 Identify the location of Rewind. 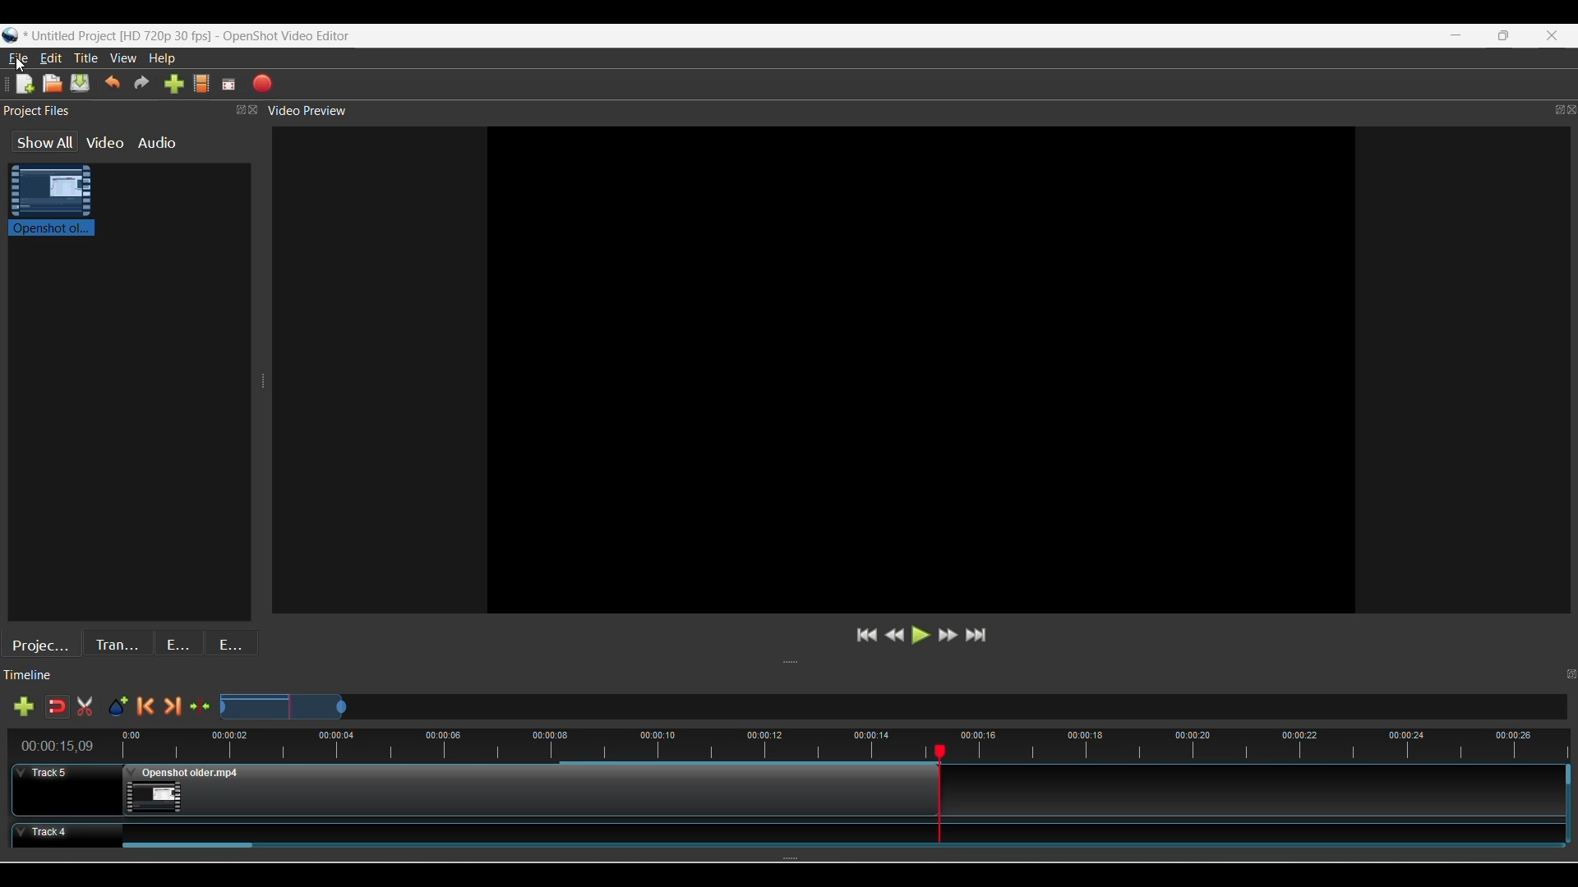
(895, 635).